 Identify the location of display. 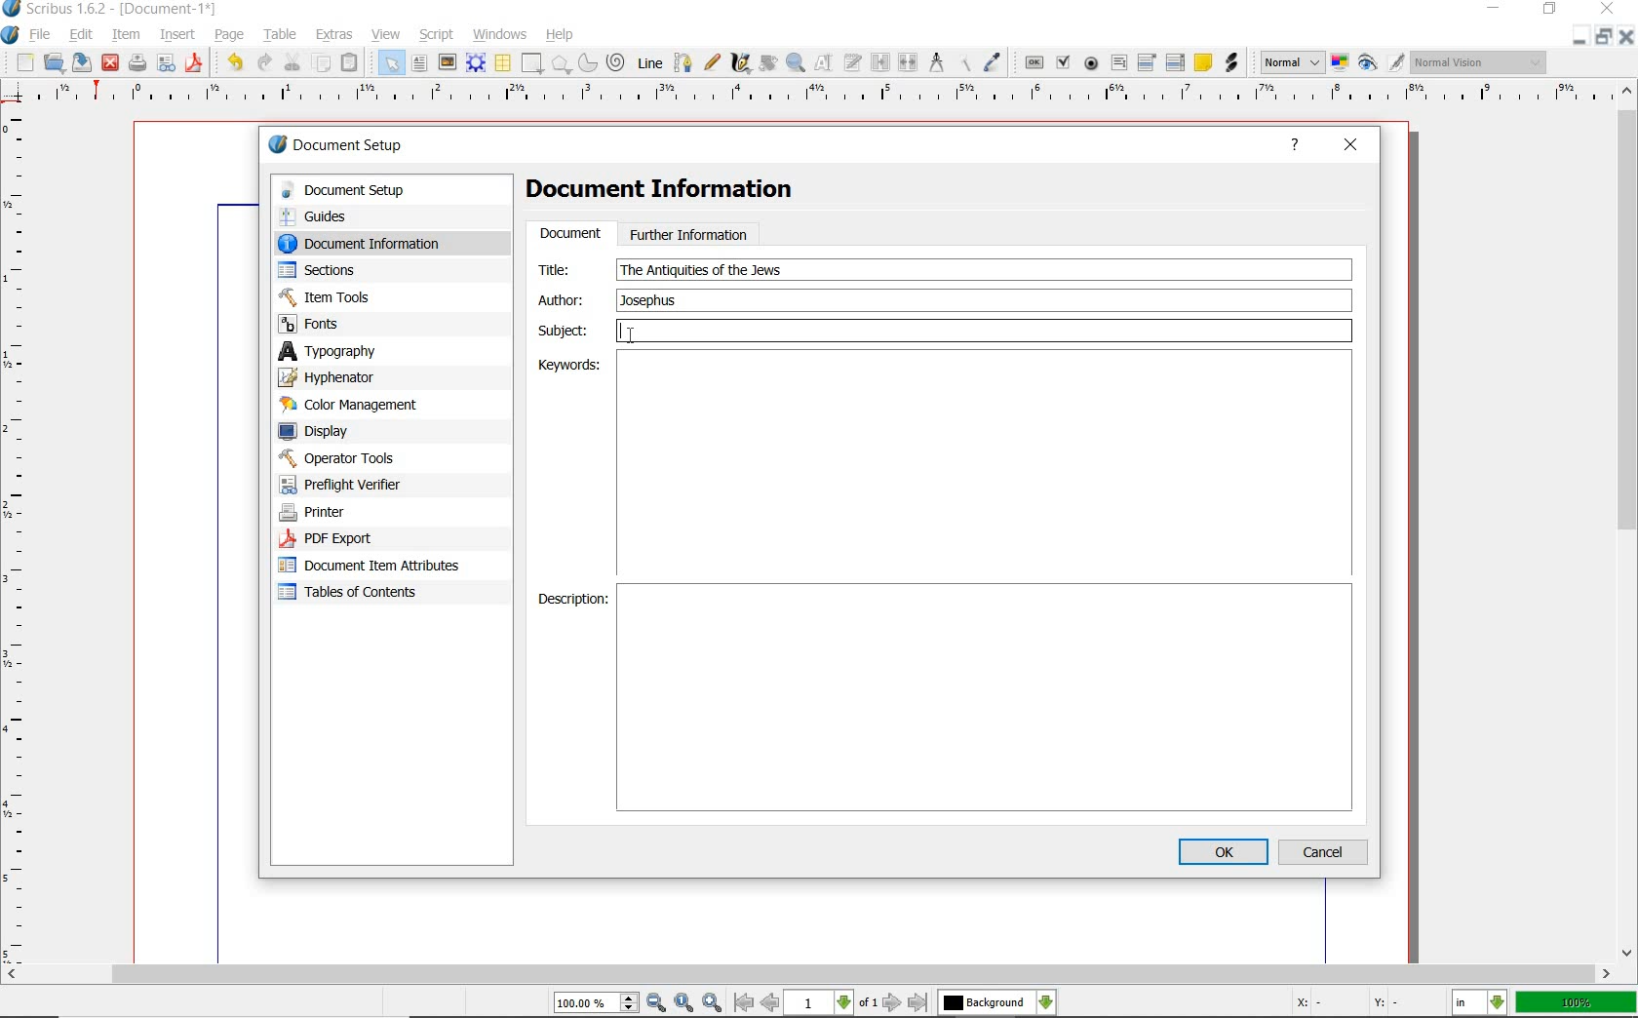
(348, 430).